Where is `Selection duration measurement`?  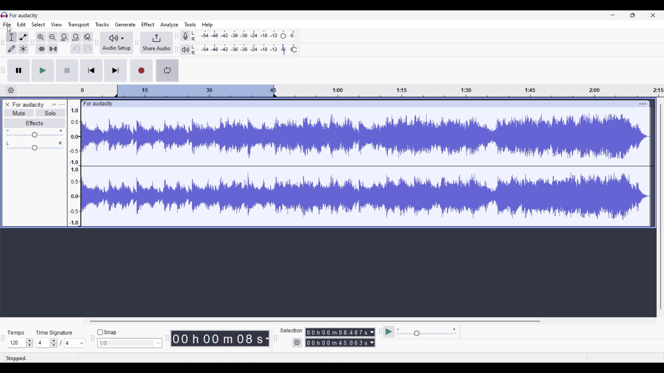 Selection duration measurement is located at coordinates (337, 343).